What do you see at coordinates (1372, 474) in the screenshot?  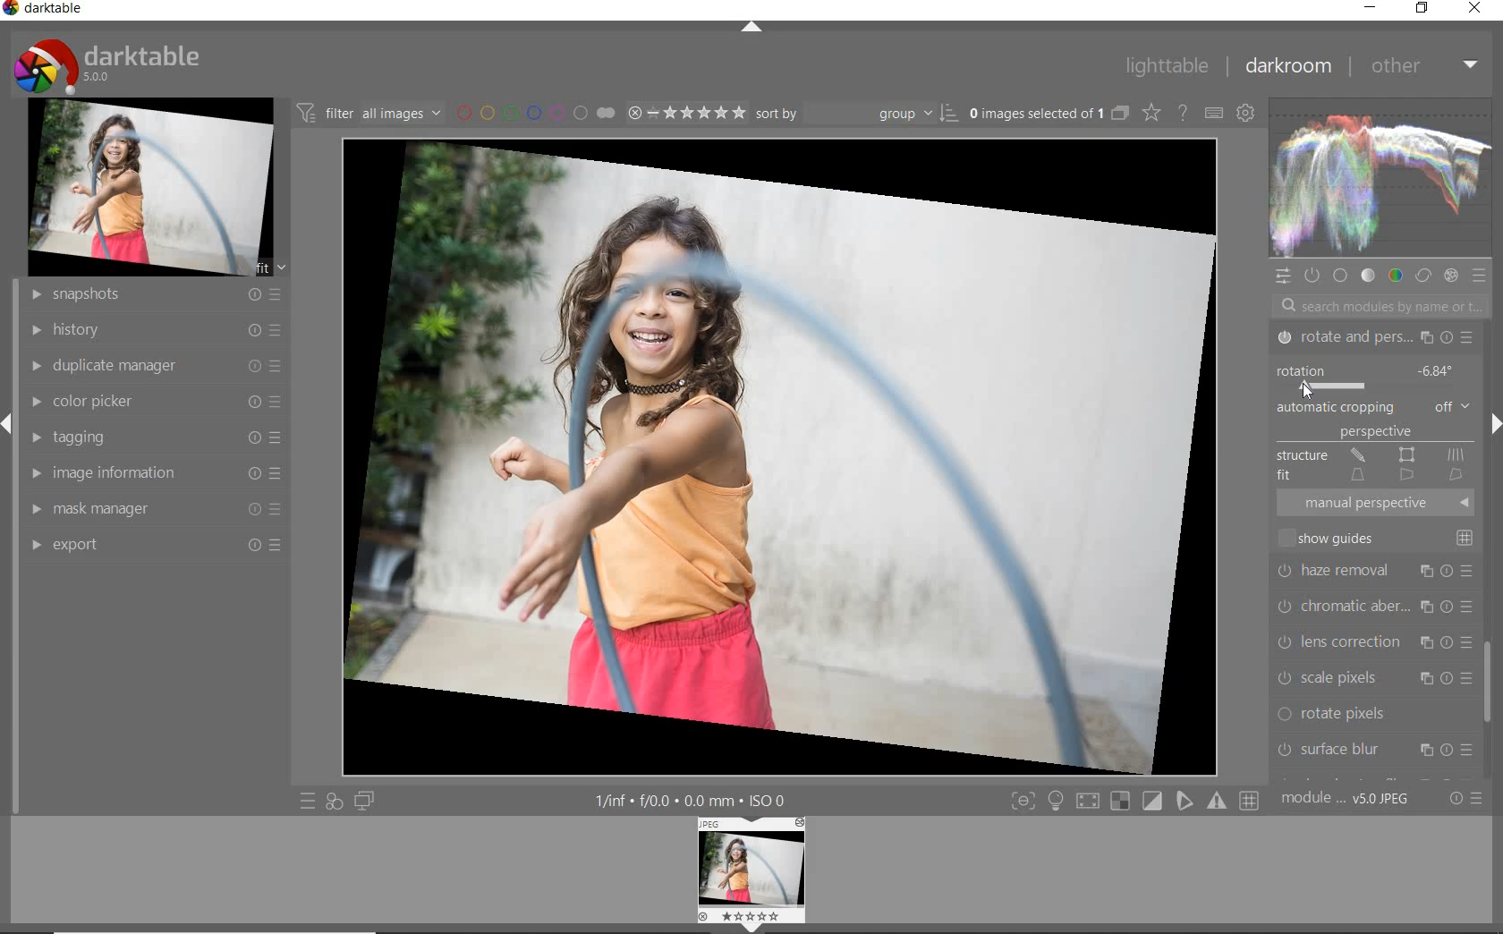 I see `FIT` at bounding box center [1372, 474].